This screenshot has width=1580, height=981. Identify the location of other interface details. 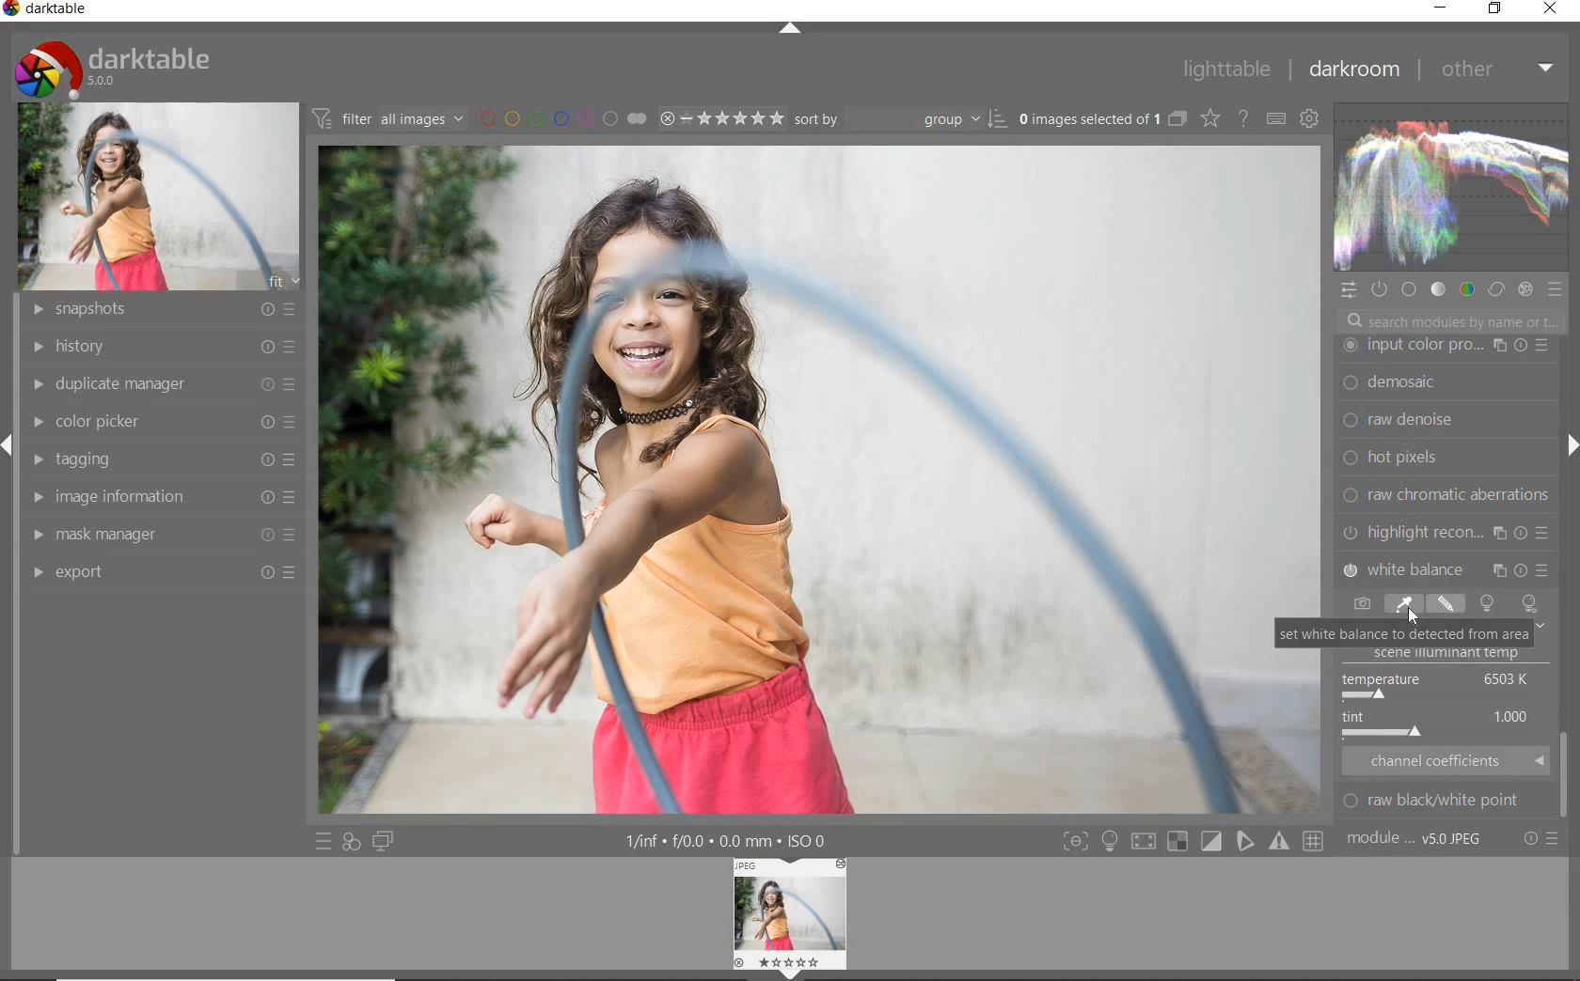
(728, 842).